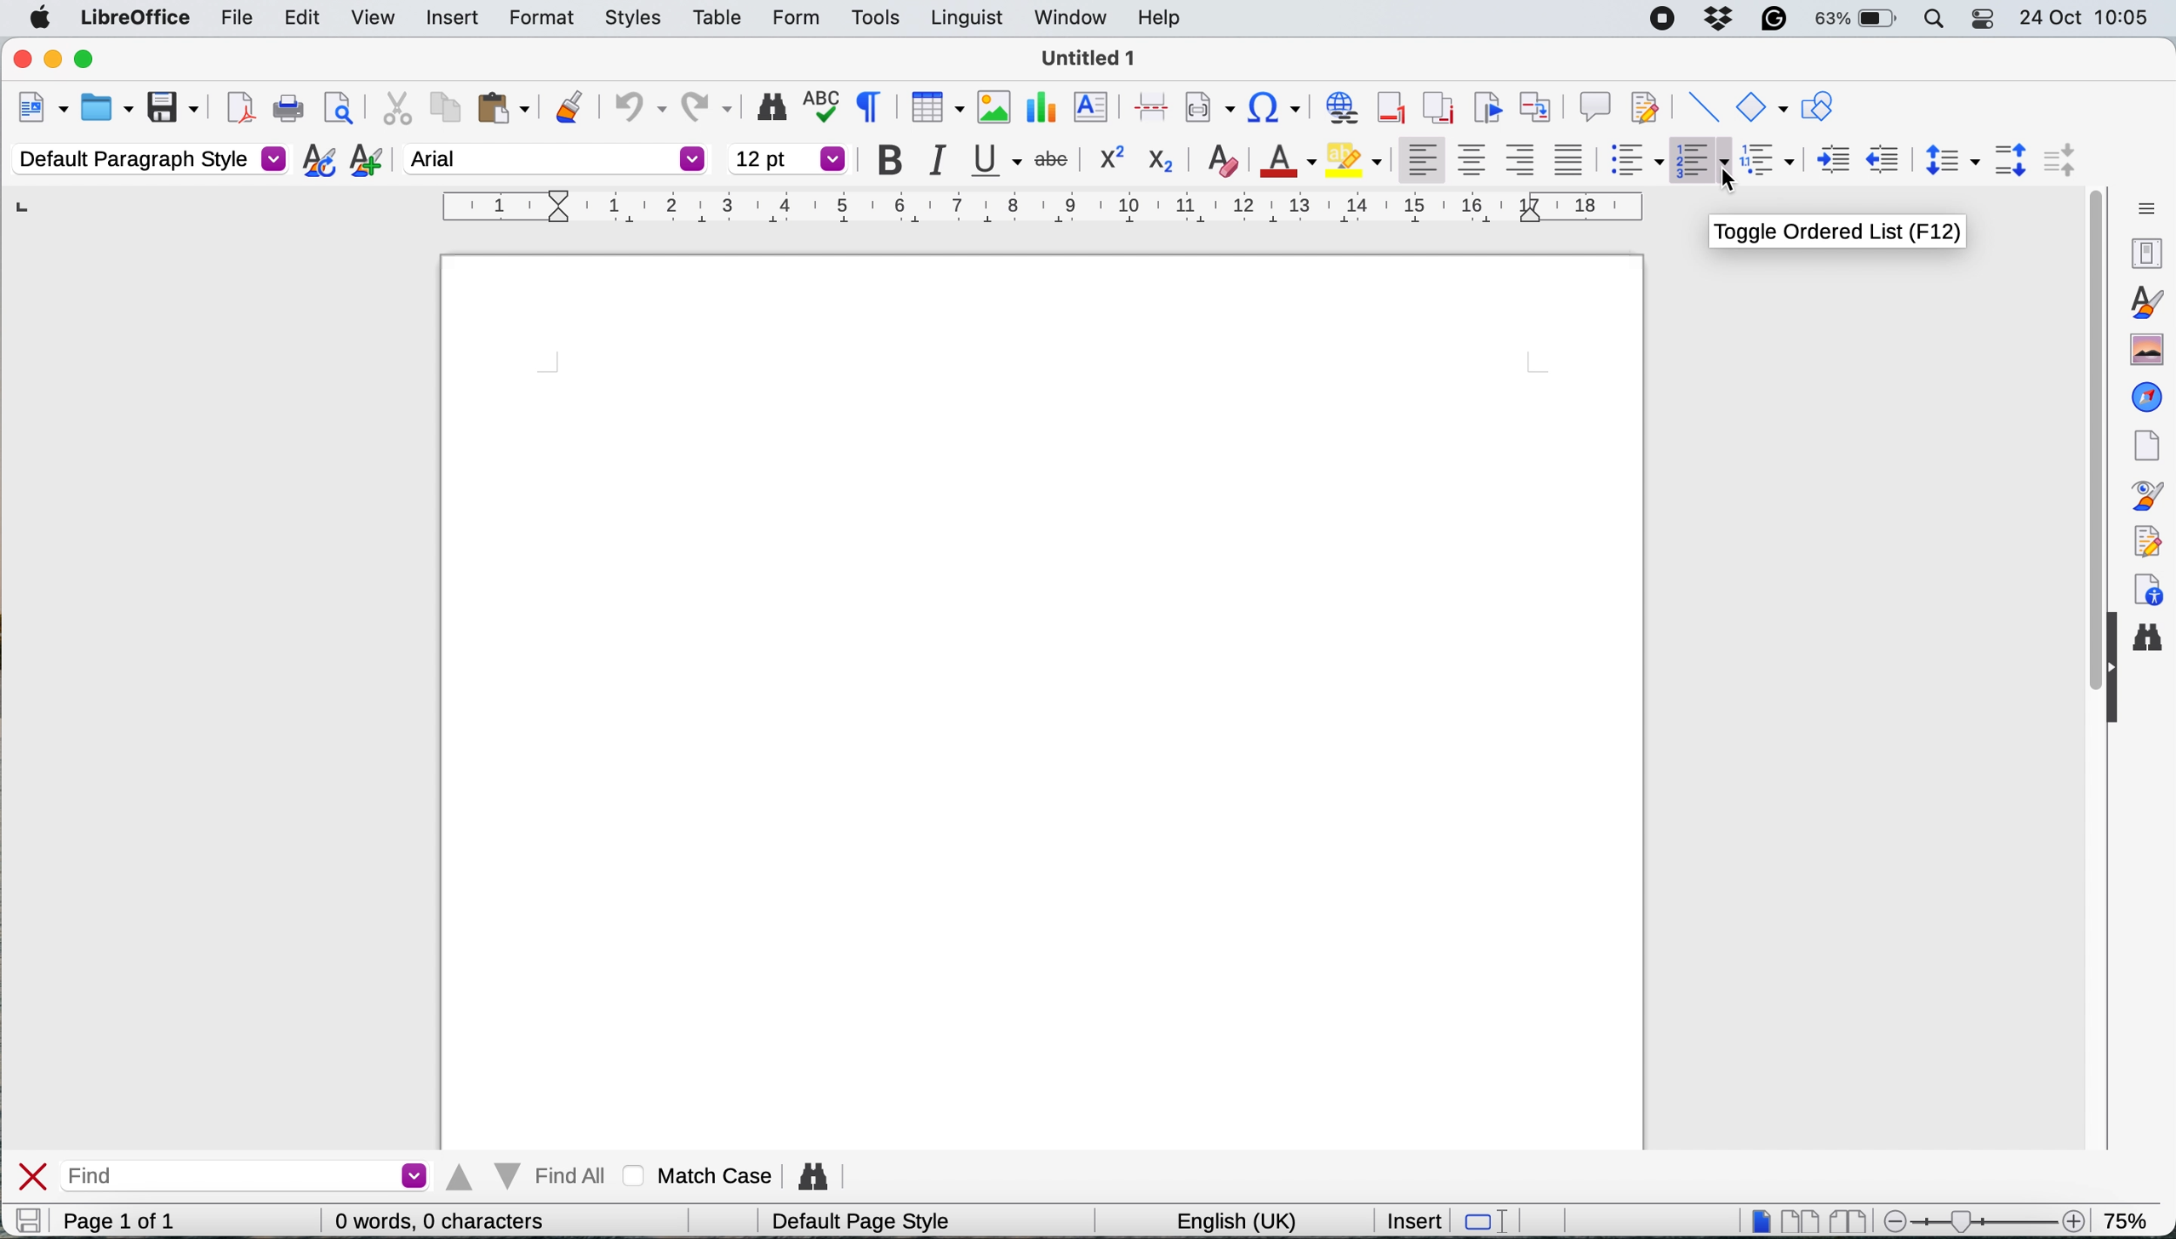 This screenshot has height=1239, width=2176. What do you see at coordinates (1045, 211) in the screenshot?
I see `horizontal scale` at bounding box center [1045, 211].